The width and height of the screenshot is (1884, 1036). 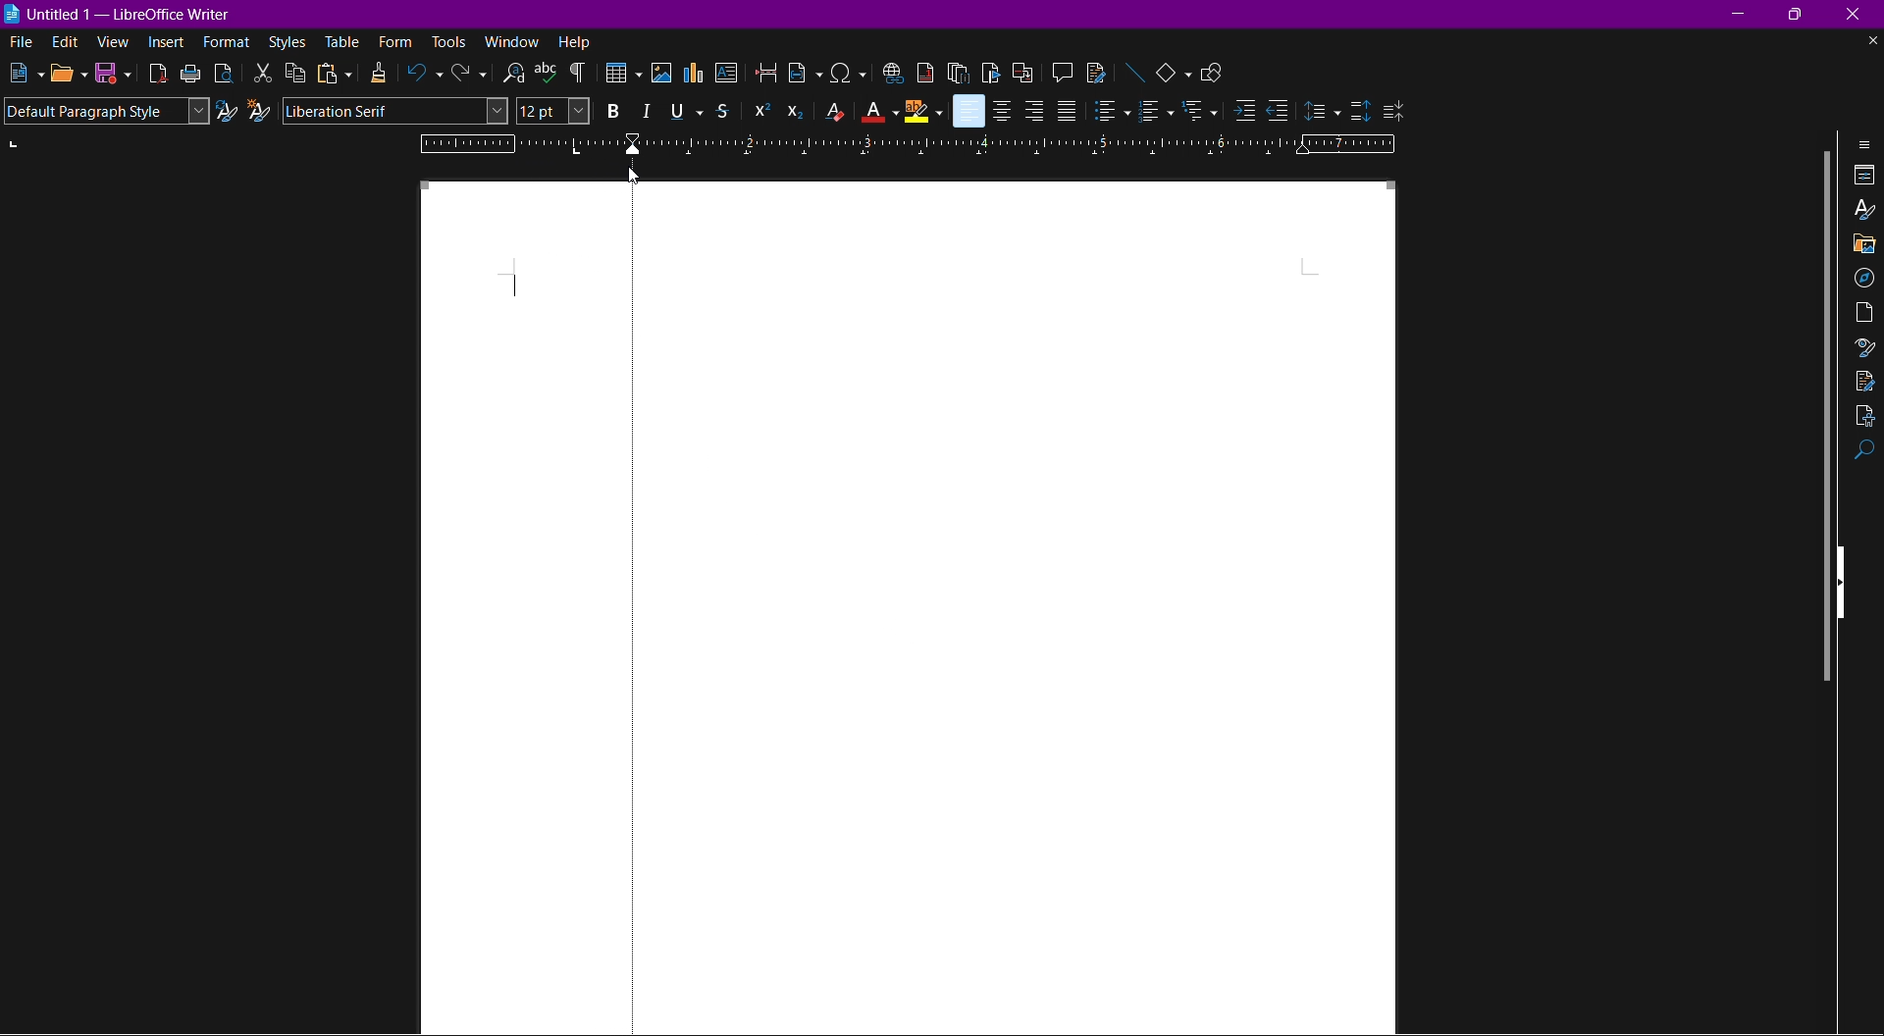 I want to click on Insert Footnote, so click(x=923, y=72).